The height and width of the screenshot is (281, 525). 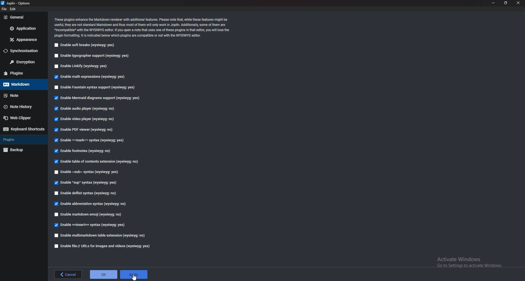 What do you see at coordinates (86, 183) in the screenshot?
I see `Enable sup syntax` at bounding box center [86, 183].